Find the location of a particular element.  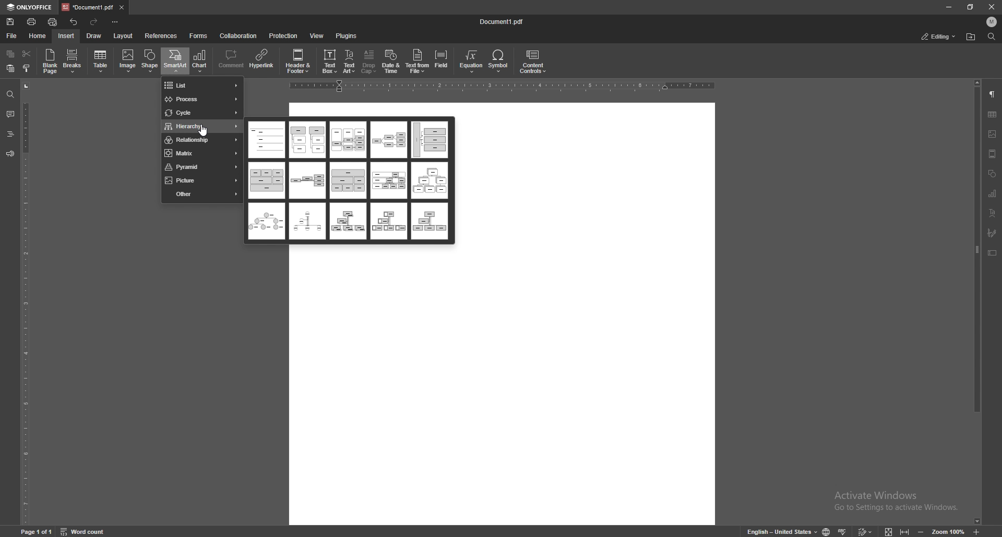

cycle is located at coordinates (202, 113).